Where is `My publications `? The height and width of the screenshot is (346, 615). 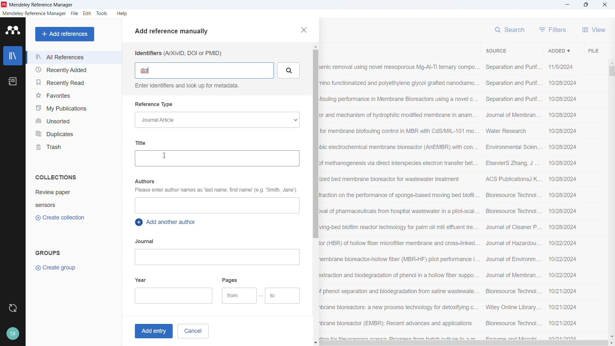
My publications  is located at coordinates (73, 108).